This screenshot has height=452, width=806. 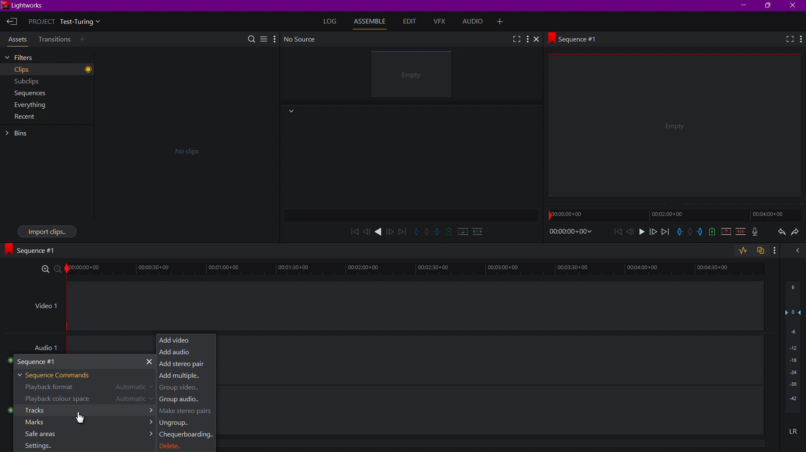 I want to click on forward, so click(x=391, y=231).